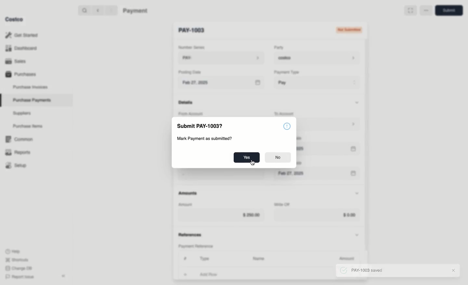 Image resolution: width=468 pixels, height=285 pixels. Describe the element at coordinates (110, 10) in the screenshot. I see `Forward` at that location.